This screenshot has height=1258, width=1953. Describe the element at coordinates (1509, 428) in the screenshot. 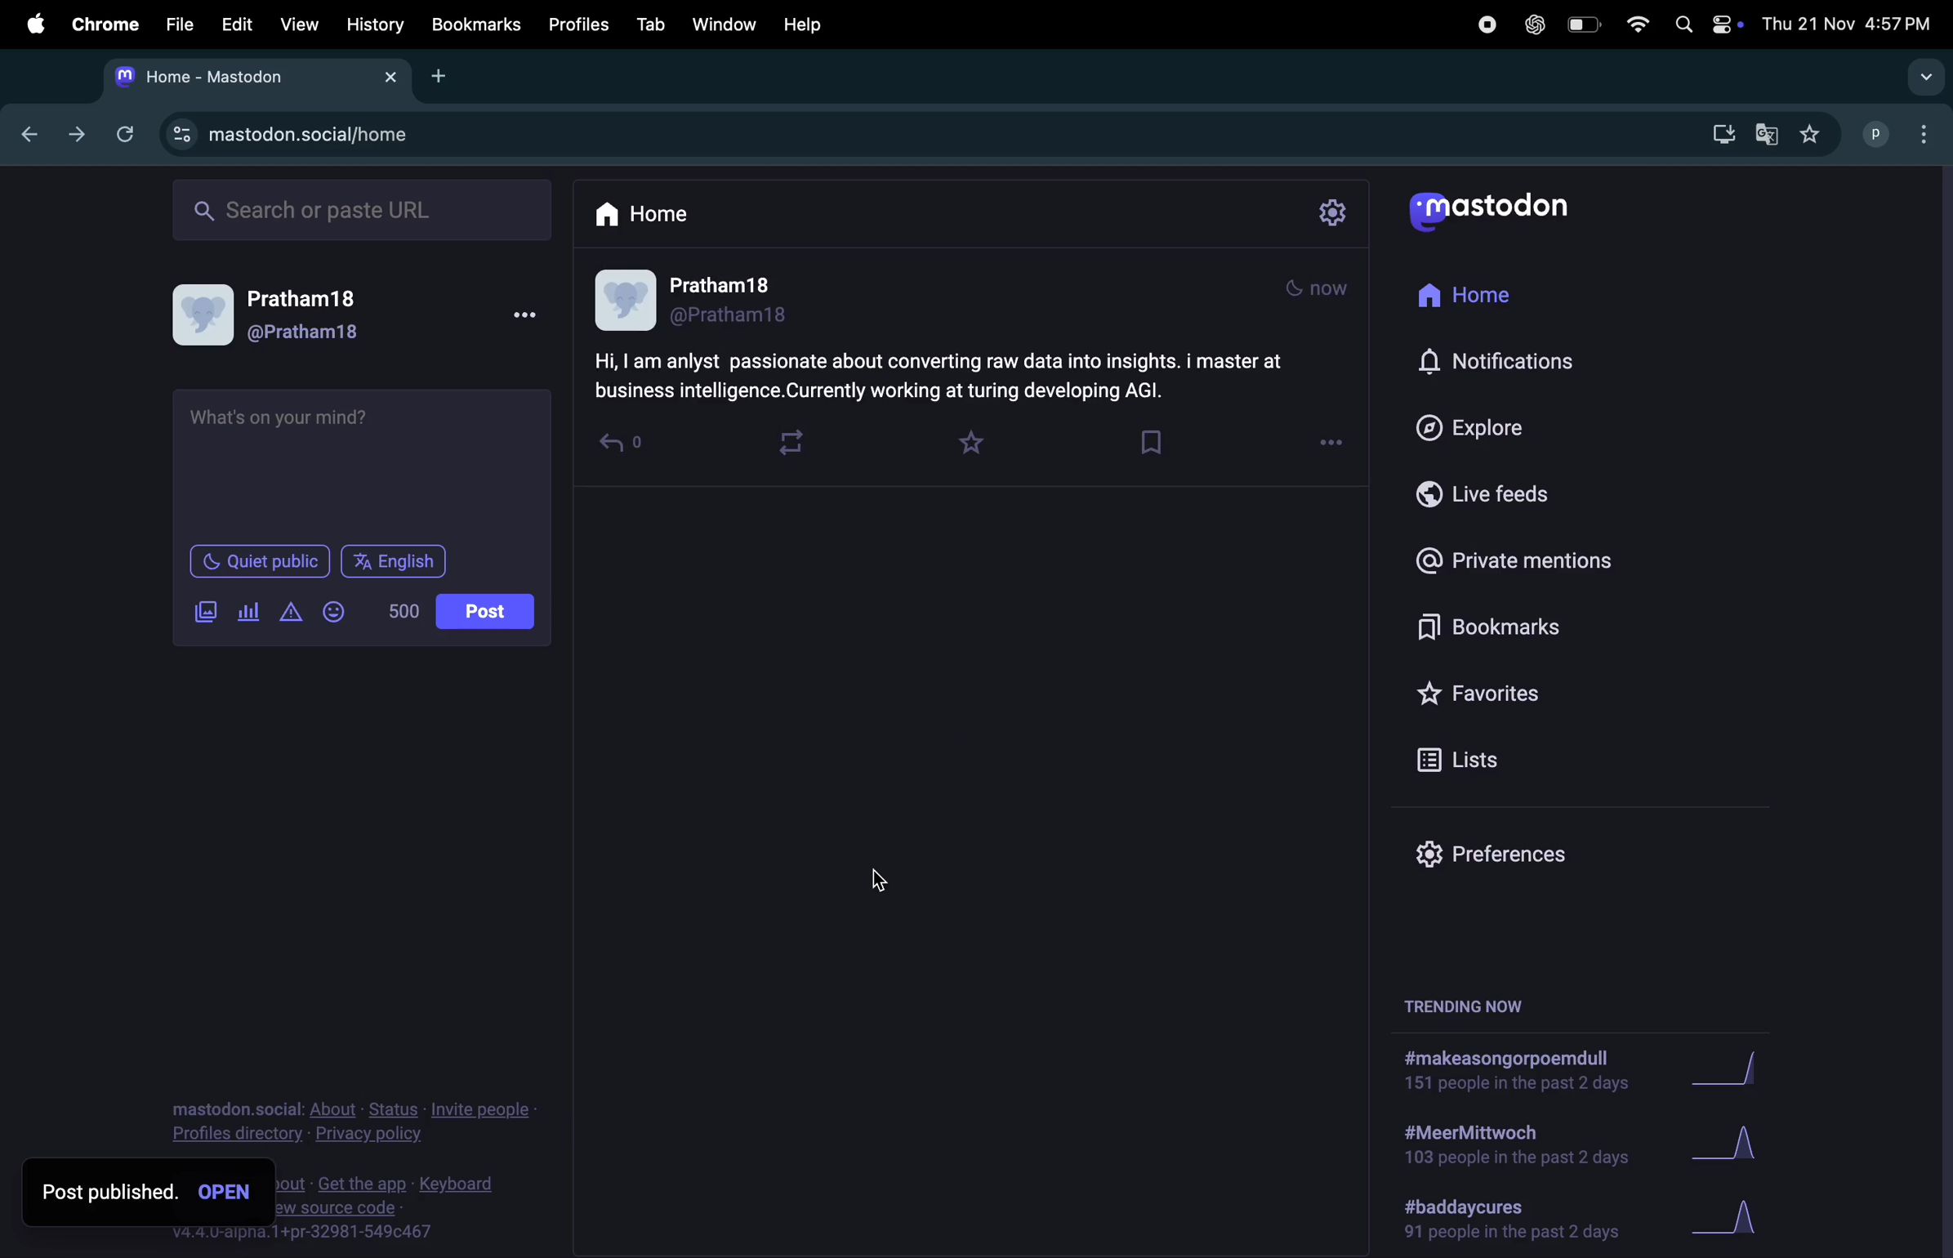

I see `explore` at that location.